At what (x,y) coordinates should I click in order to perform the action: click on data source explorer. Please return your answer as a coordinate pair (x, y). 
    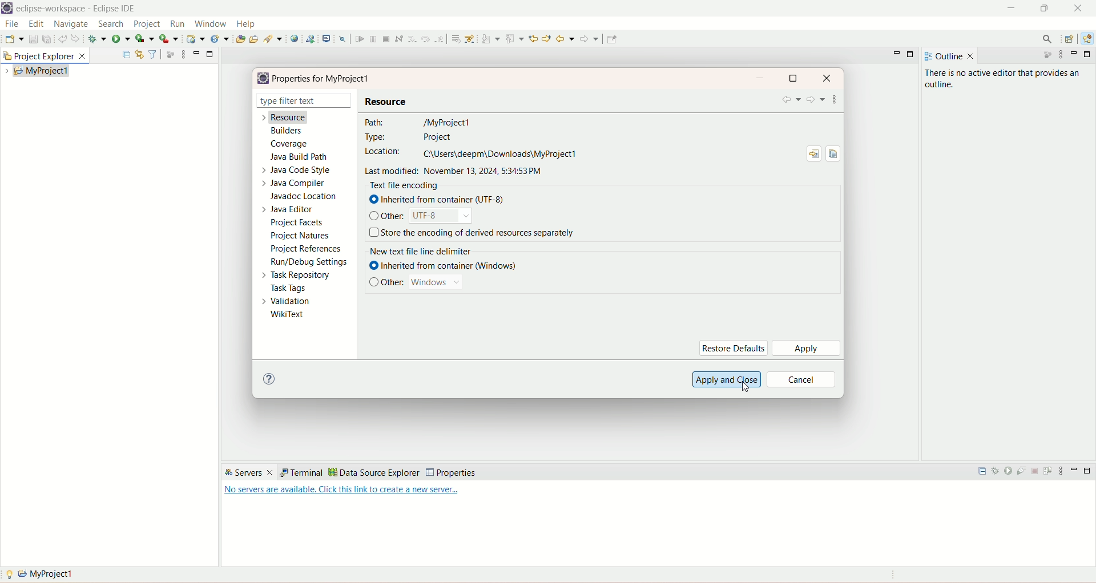
    Looking at the image, I should click on (374, 472).